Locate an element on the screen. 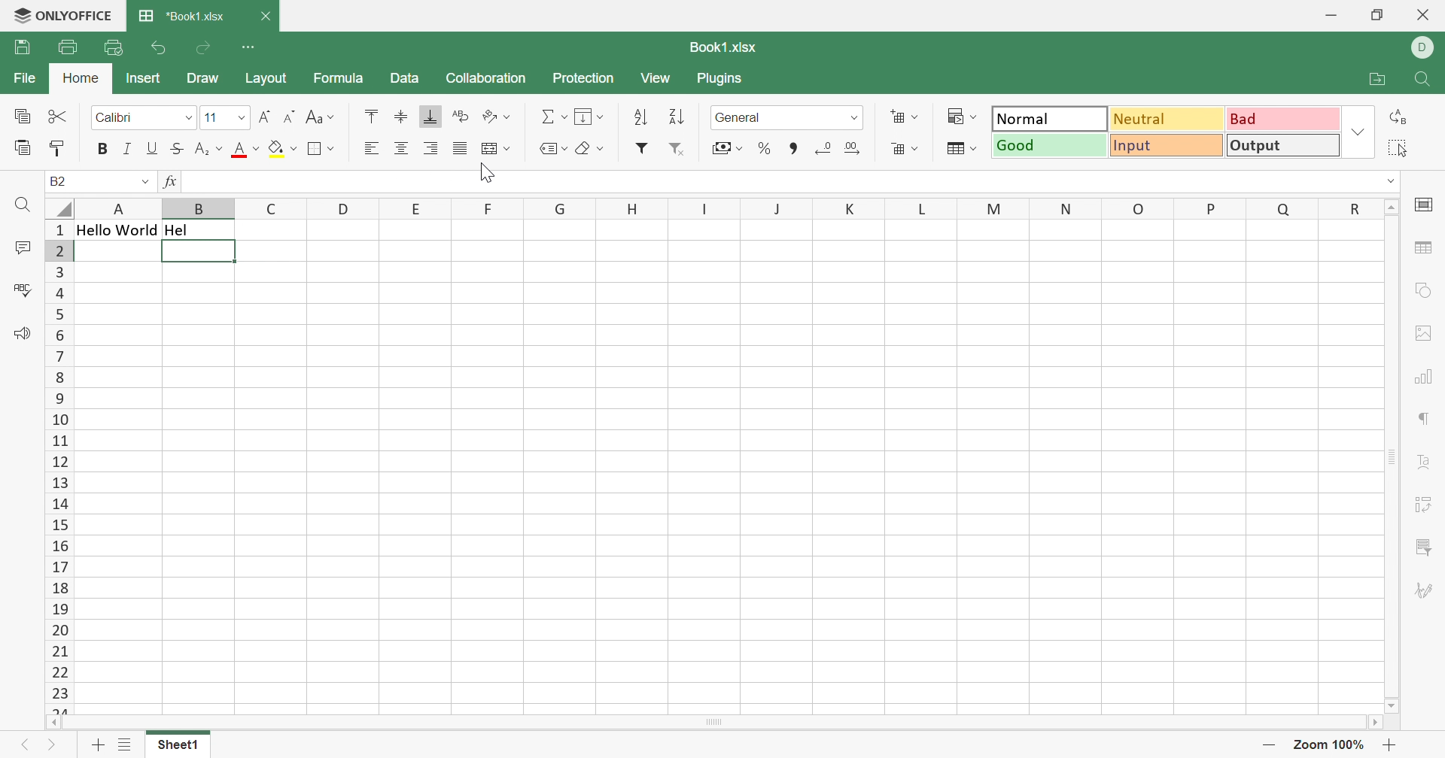  Scroll down is located at coordinates (1394, 705).